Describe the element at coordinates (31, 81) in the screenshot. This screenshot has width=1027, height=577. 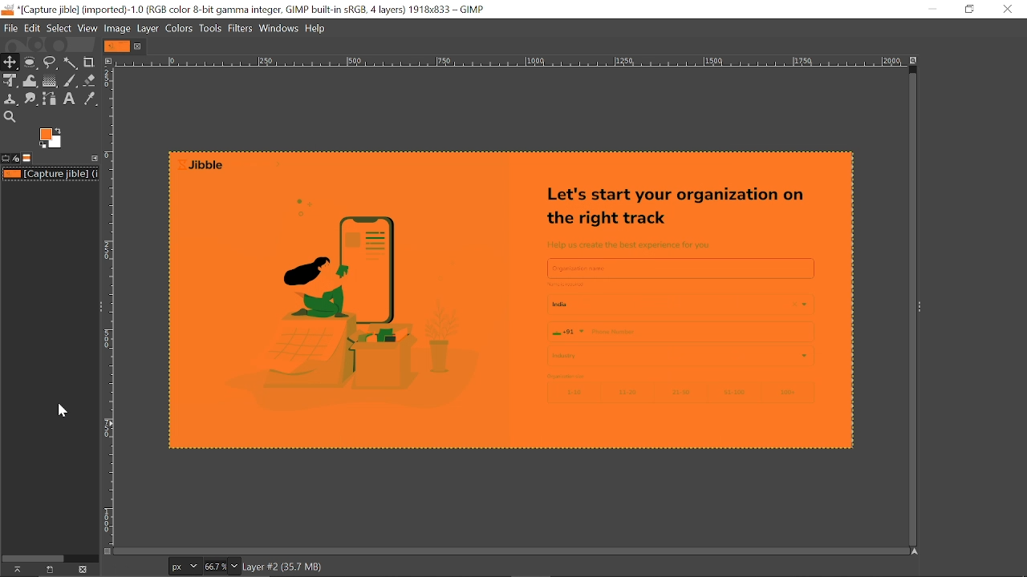
I see `Wrap text tool` at that location.